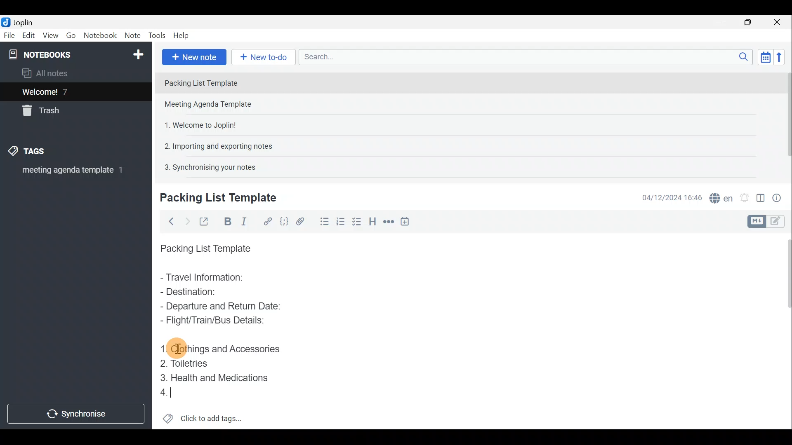 The width and height of the screenshot is (792, 445). I want to click on Note properties, so click(780, 197).